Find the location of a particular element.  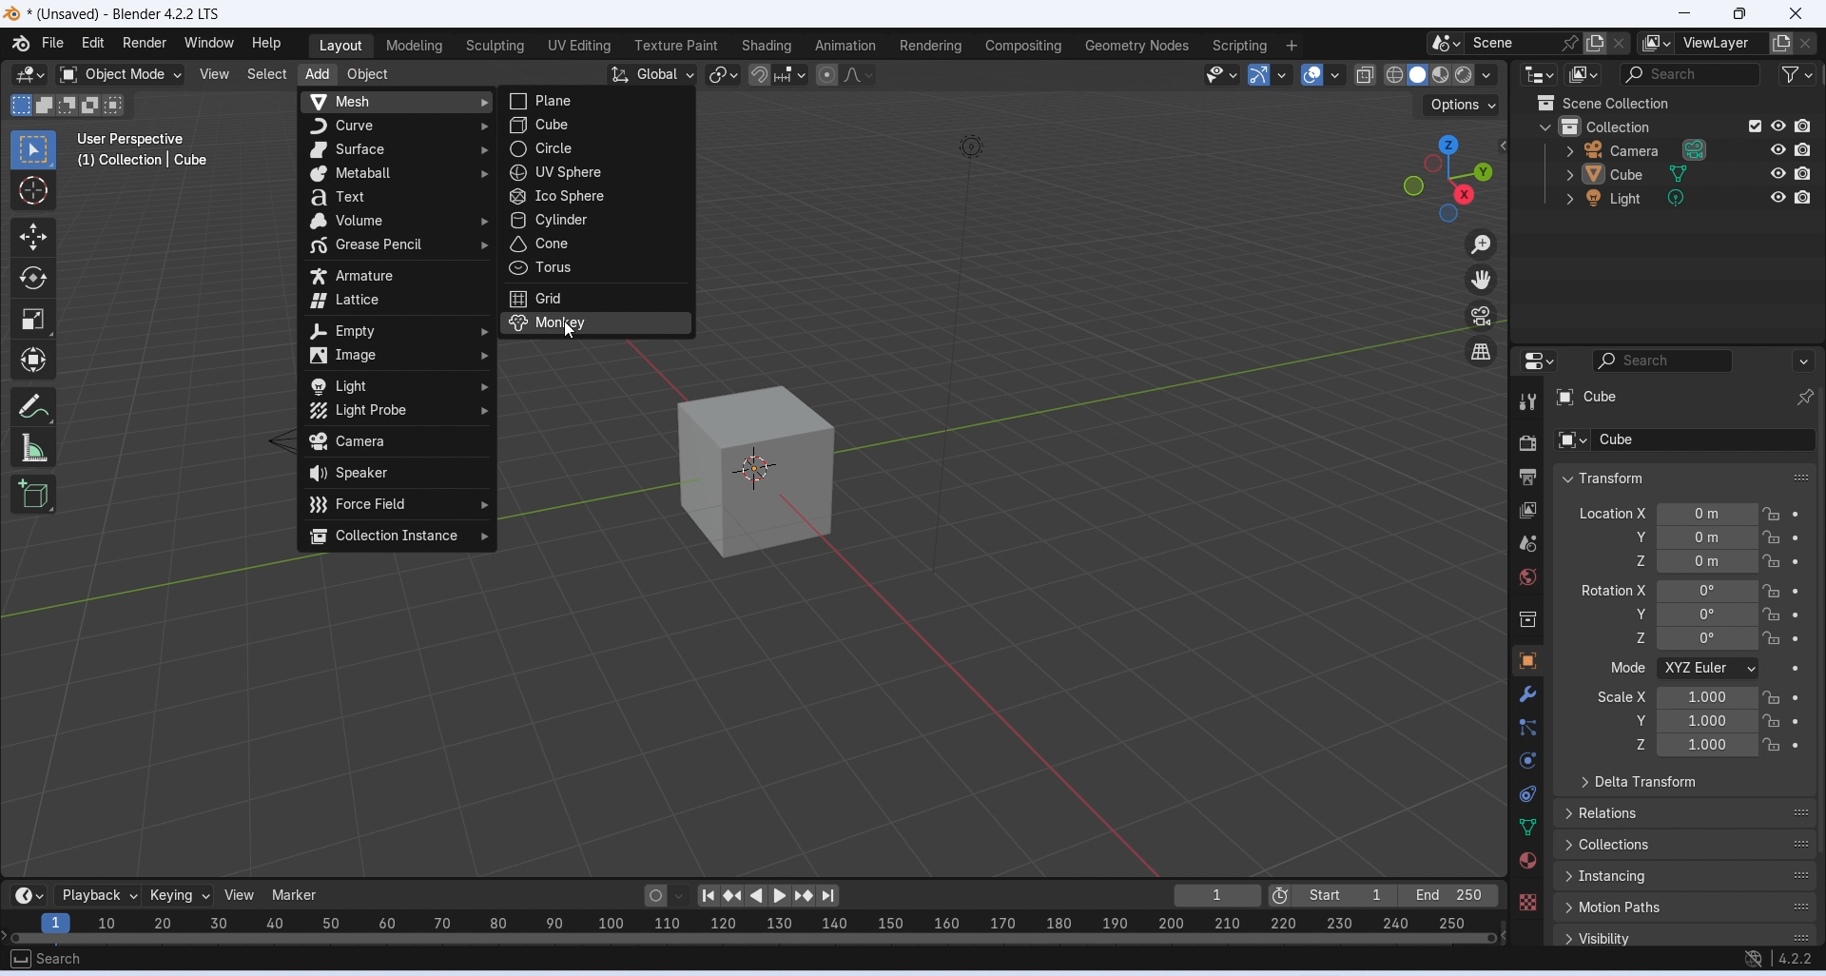

rendered viewport shading is located at coordinates (1463, 75).